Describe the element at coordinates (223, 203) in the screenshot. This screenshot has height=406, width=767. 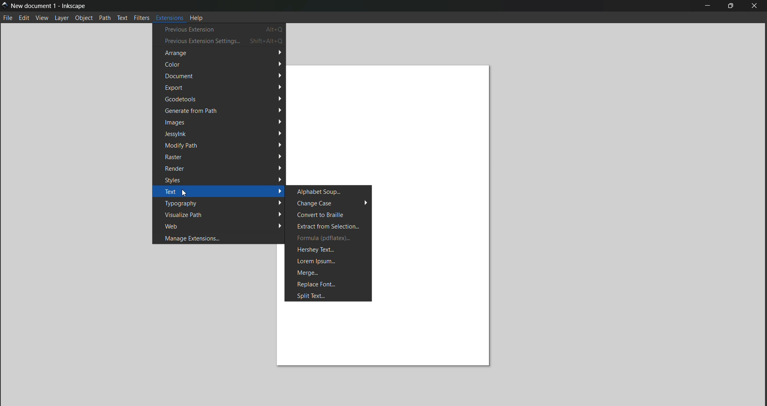
I see `typography` at that location.